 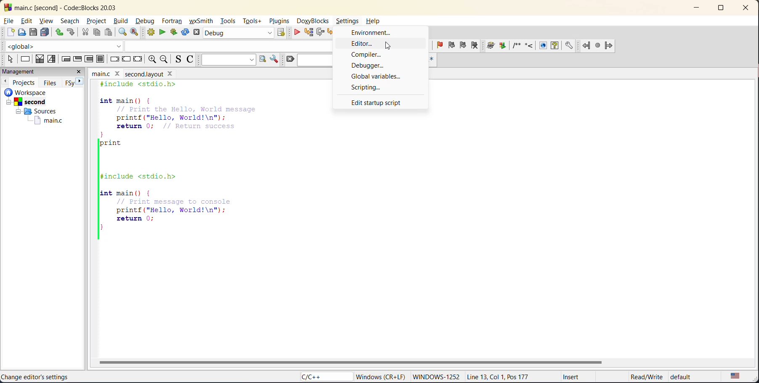 What do you see at coordinates (37, 92) in the screenshot?
I see `workspace` at bounding box center [37, 92].